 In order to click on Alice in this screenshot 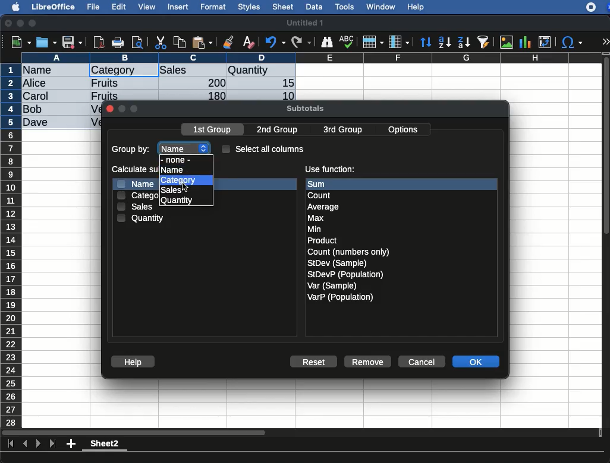, I will do `click(36, 84)`.